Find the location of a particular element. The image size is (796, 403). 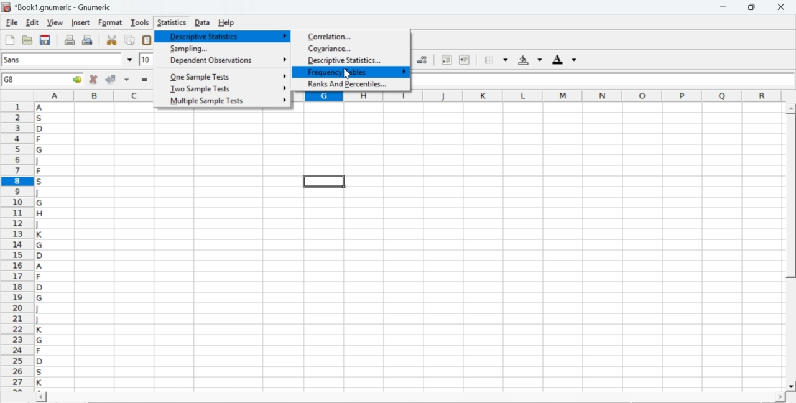

decrease indent is located at coordinates (447, 59).